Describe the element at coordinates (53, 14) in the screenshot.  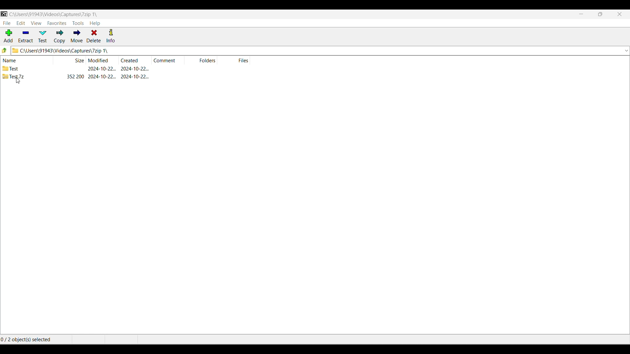
I see `C:\Users\91943\Videos\Capture\7zip 1\` at that location.